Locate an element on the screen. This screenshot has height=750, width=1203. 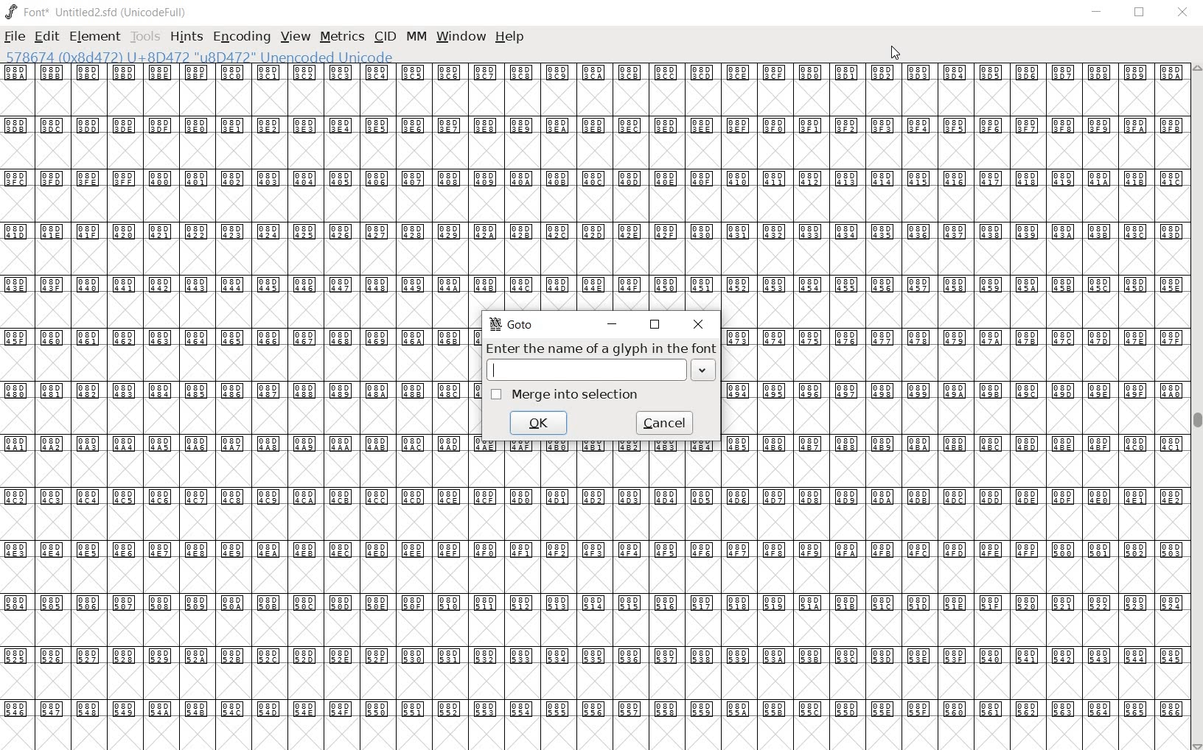
file is located at coordinates (15, 36).